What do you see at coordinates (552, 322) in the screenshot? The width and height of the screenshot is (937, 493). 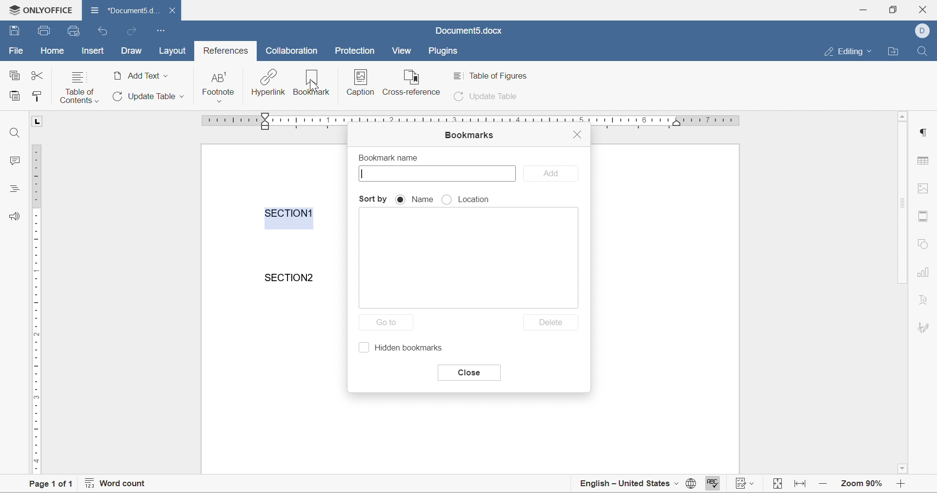 I see `delete` at bounding box center [552, 322].